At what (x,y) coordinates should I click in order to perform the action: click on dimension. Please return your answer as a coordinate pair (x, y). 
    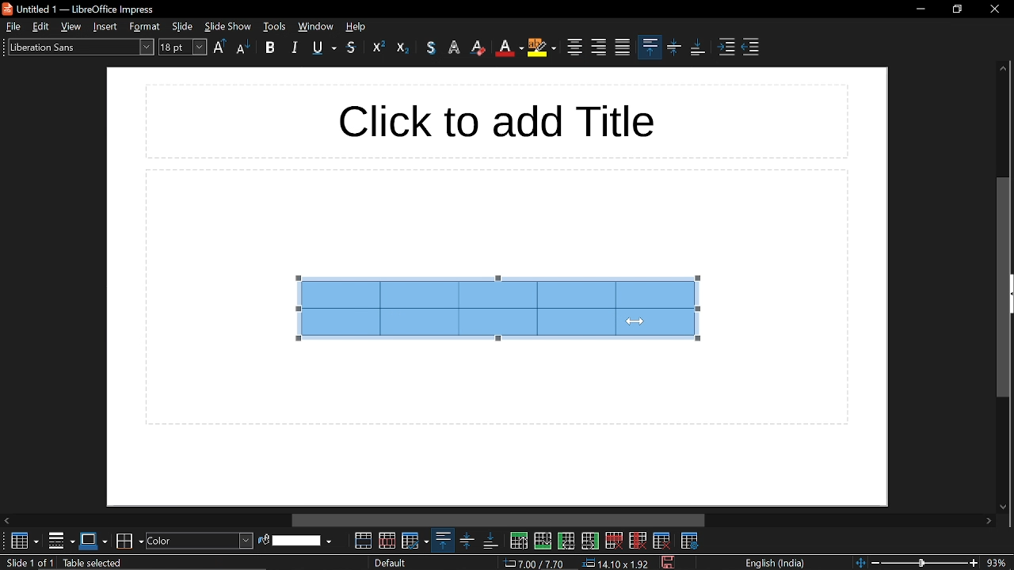
    Looking at the image, I should click on (616, 564).